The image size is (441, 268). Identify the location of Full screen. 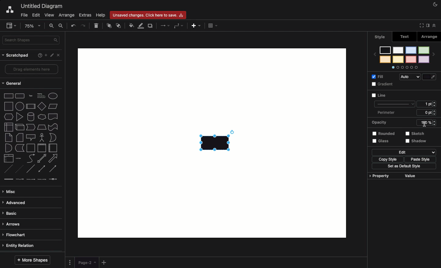
(420, 25).